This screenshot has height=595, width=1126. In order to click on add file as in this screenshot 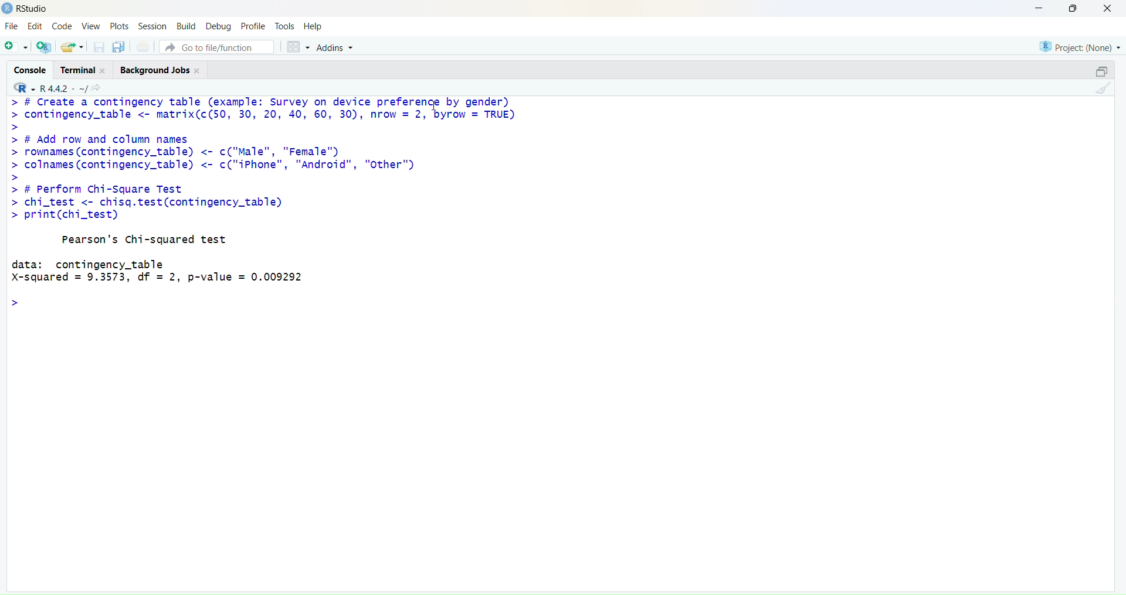, I will do `click(17, 47)`.